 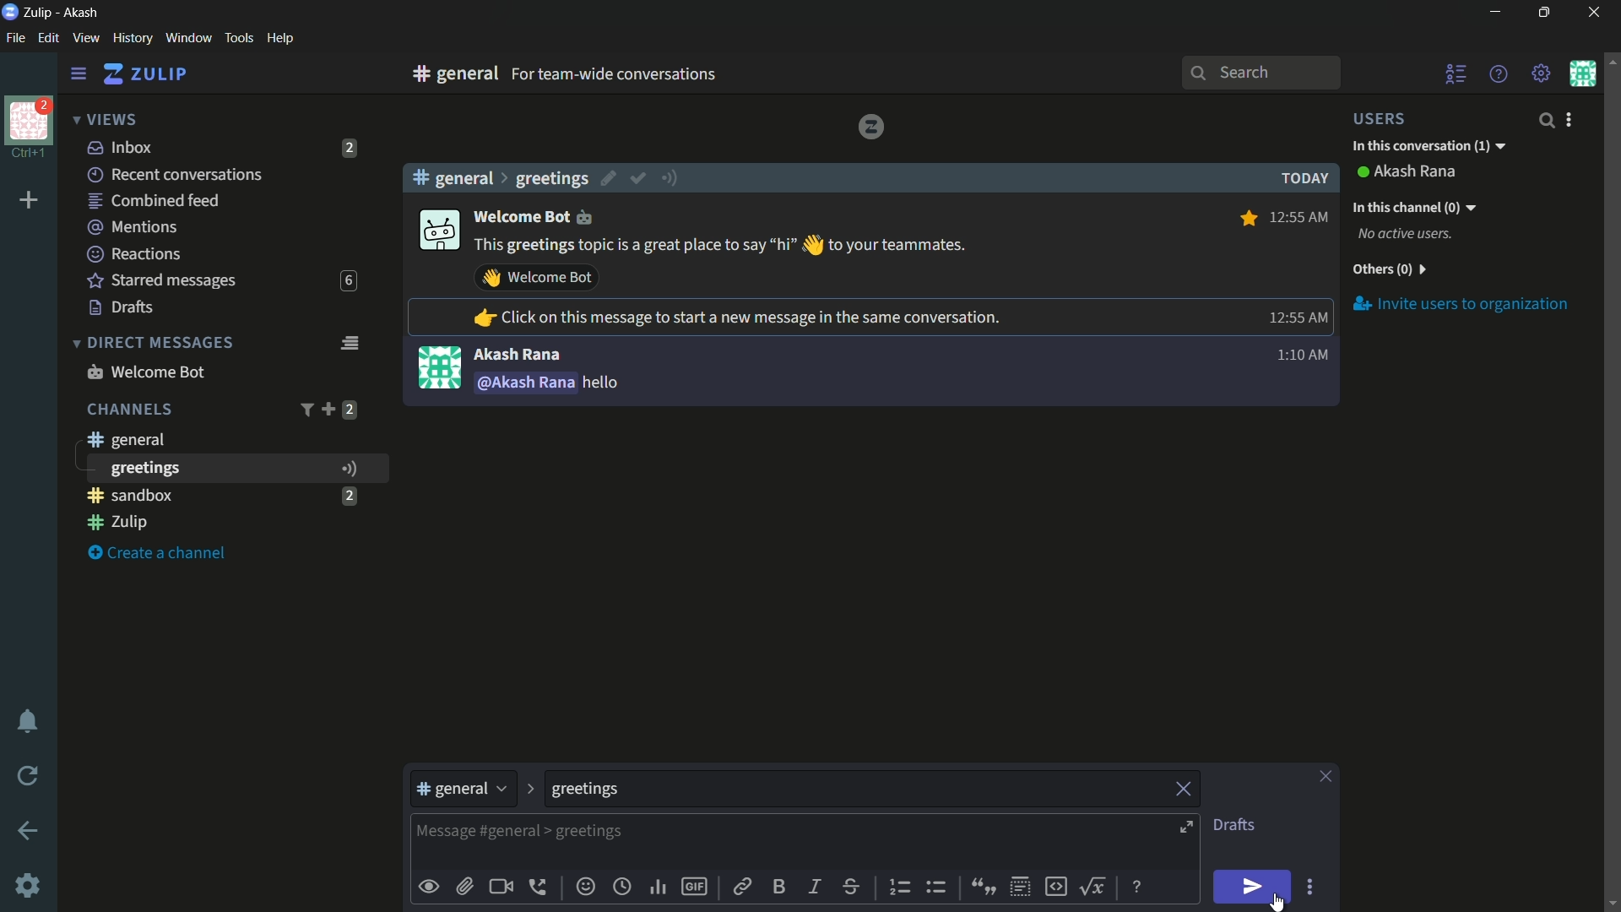 What do you see at coordinates (1406, 235) in the screenshot?
I see `No active users` at bounding box center [1406, 235].